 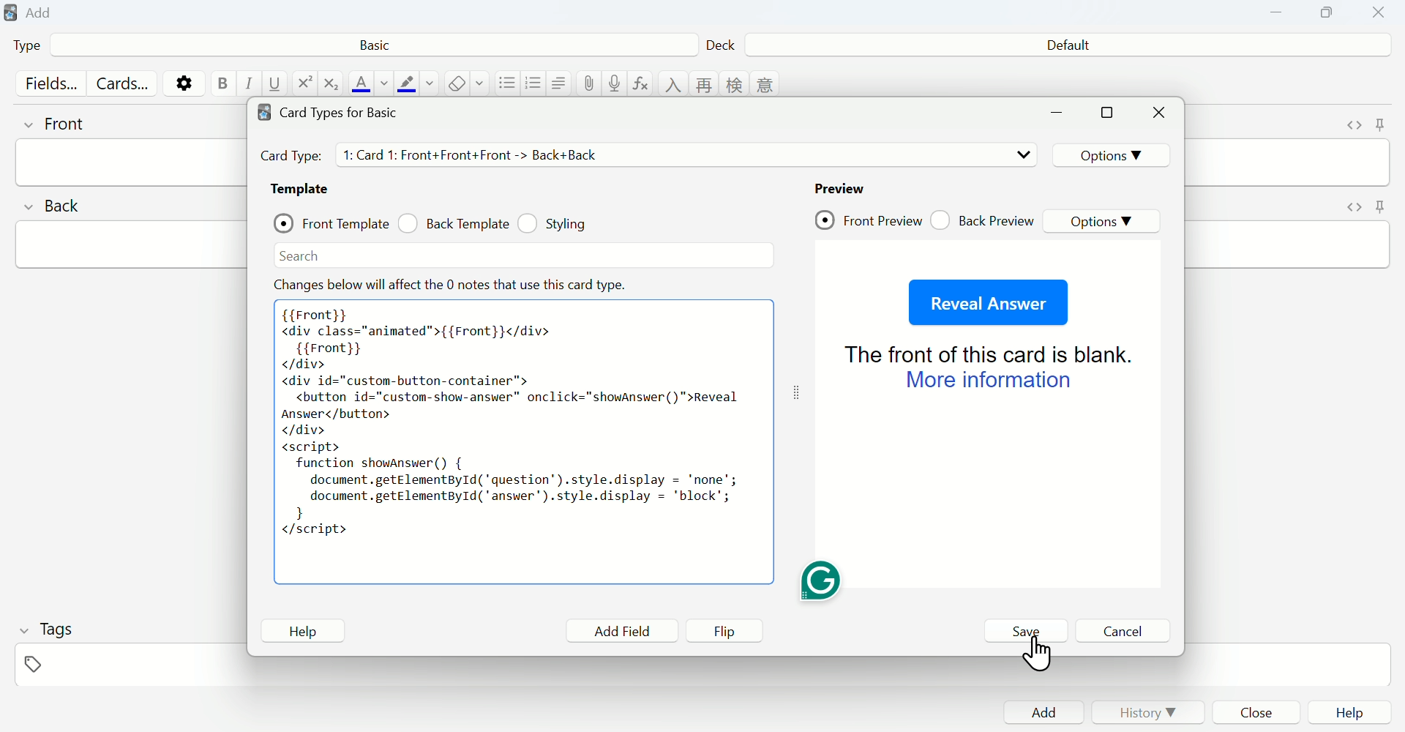 I want to click on front, so click(x=54, y=125).